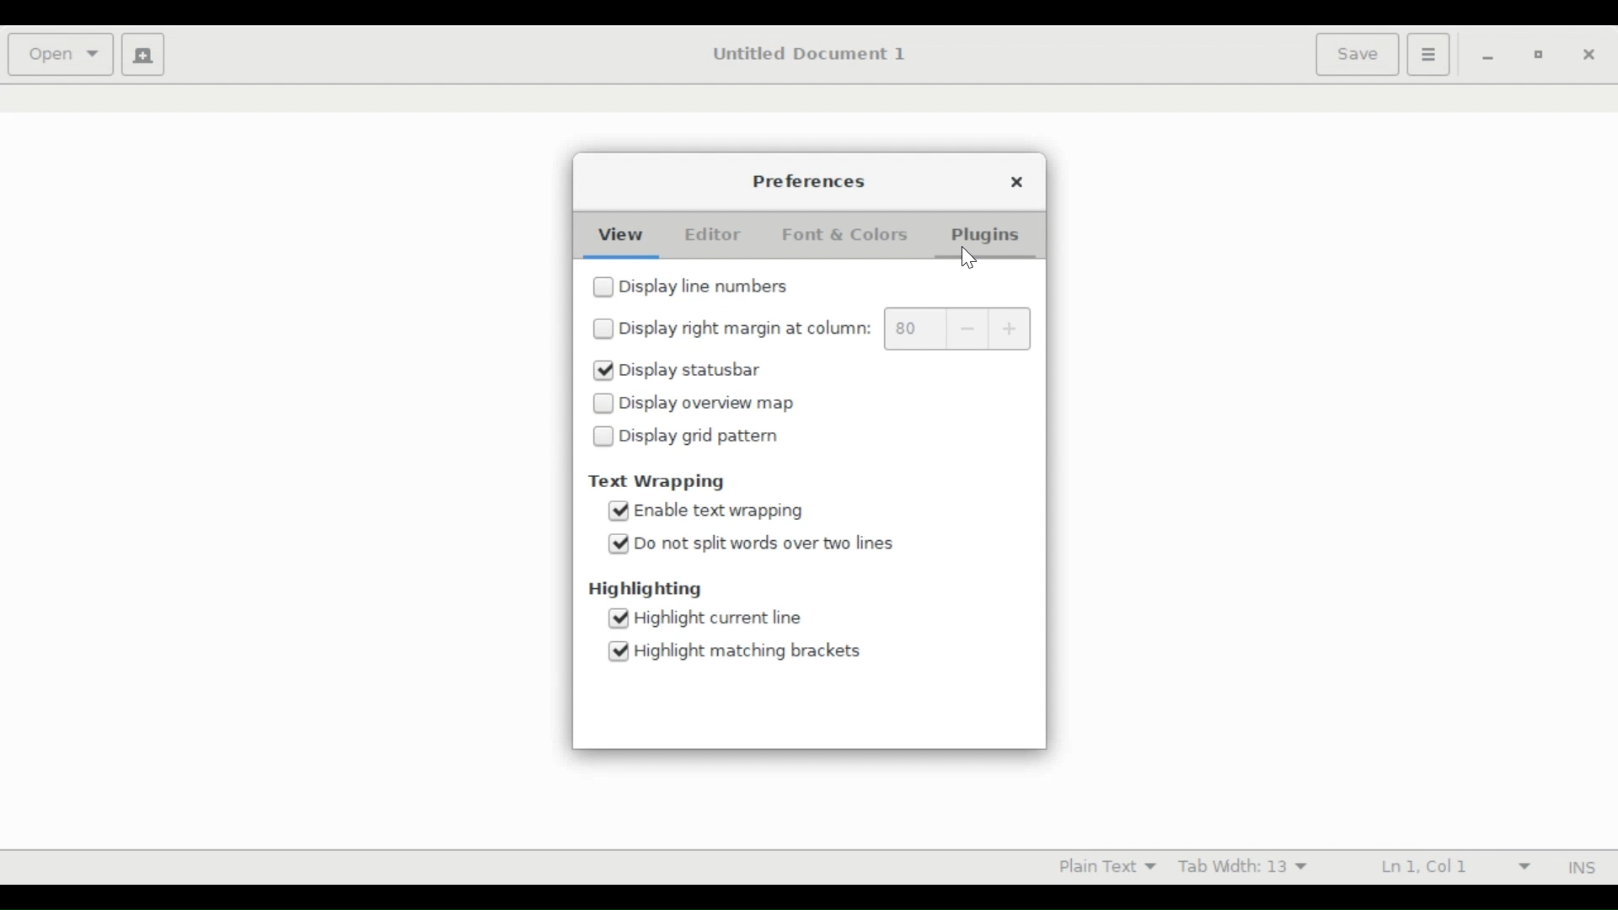  I want to click on Decrease, so click(964, 329).